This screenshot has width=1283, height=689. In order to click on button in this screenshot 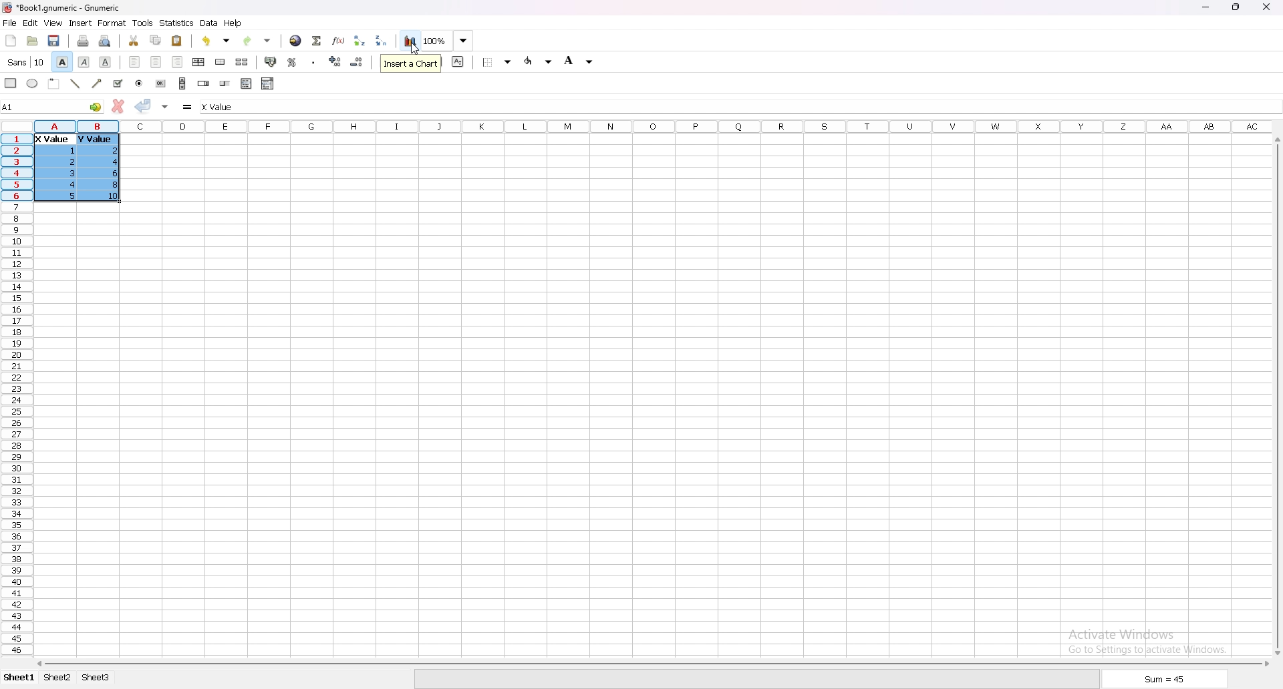, I will do `click(160, 83)`.